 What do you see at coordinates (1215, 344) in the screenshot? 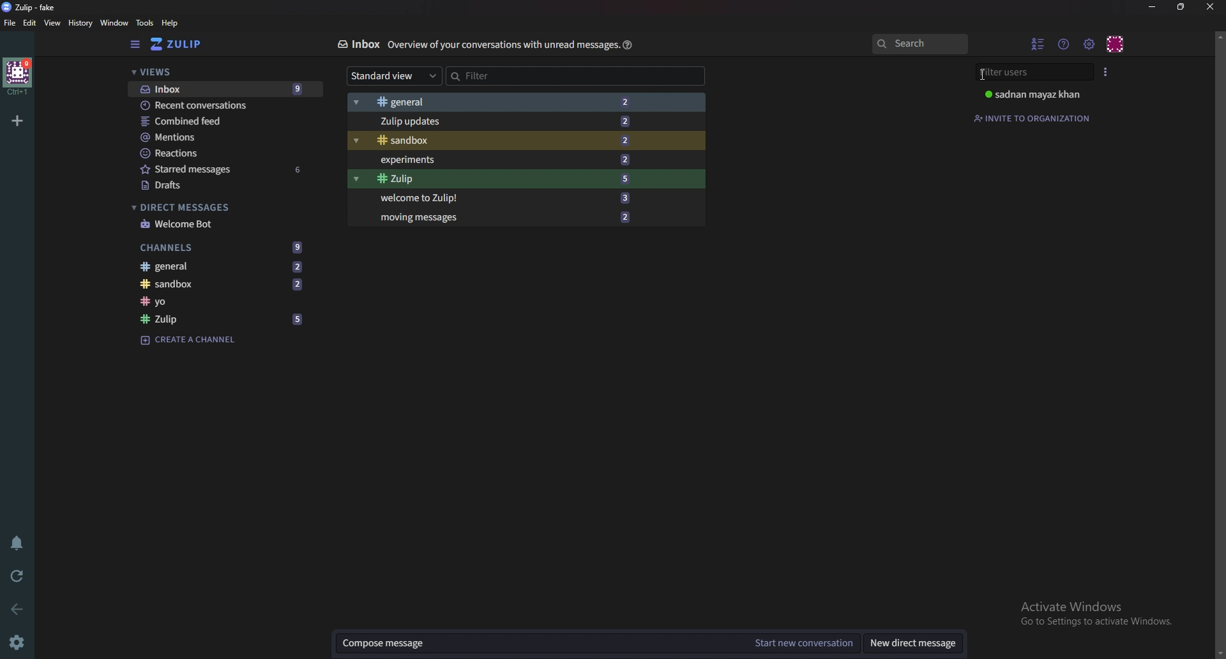
I see `Scroll bar` at bounding box center [1215, 344].